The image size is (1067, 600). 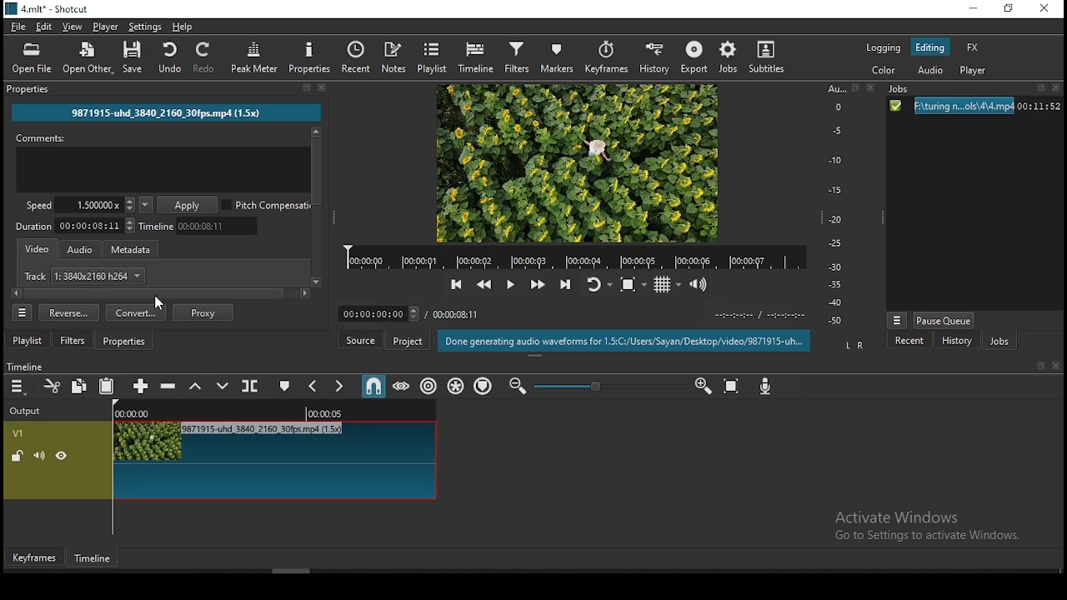 What do you see at coordinates (324, 412) in the screenshot?
I see `00:00:05` at bounding box center [324, 412].